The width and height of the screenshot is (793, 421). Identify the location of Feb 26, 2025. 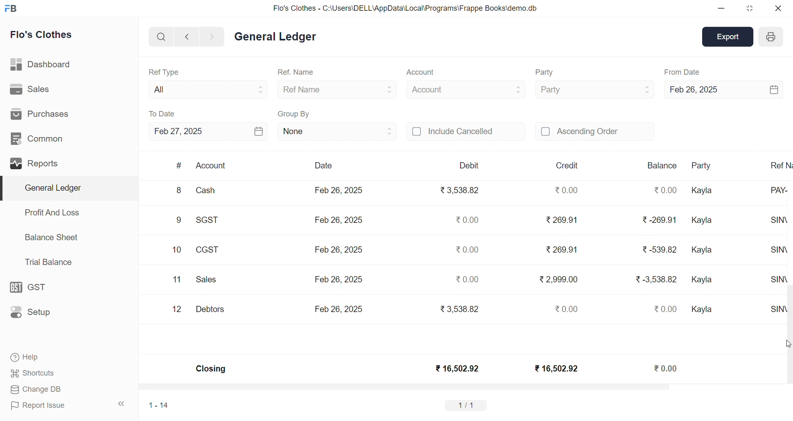
(339, 308).